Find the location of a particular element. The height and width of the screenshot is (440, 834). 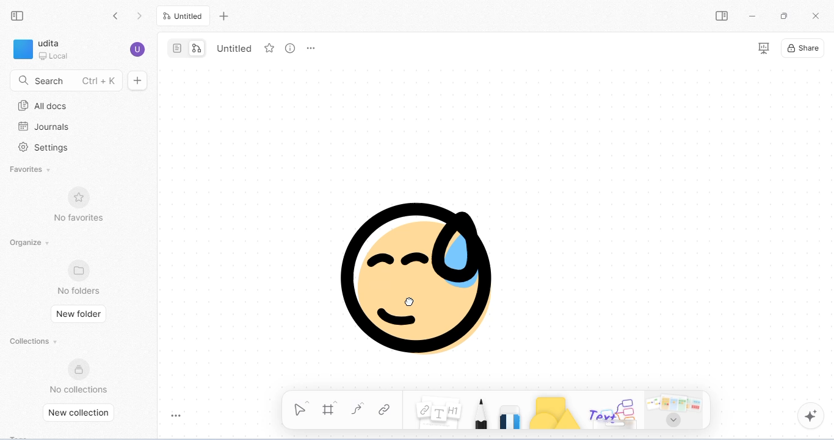

pencil is located at coordinates (481, 413).